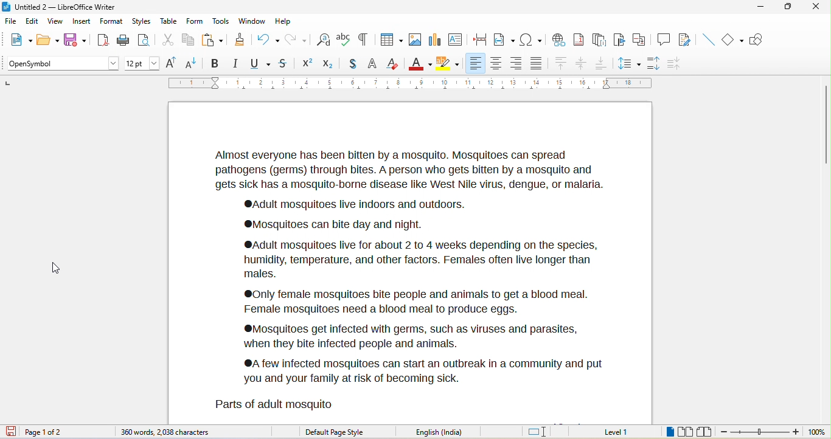 This screenshot has width=831, height=439. What do you see at coordinates (55, 21) in the screenshot?
I see `view` at bounding box center [55, 21].